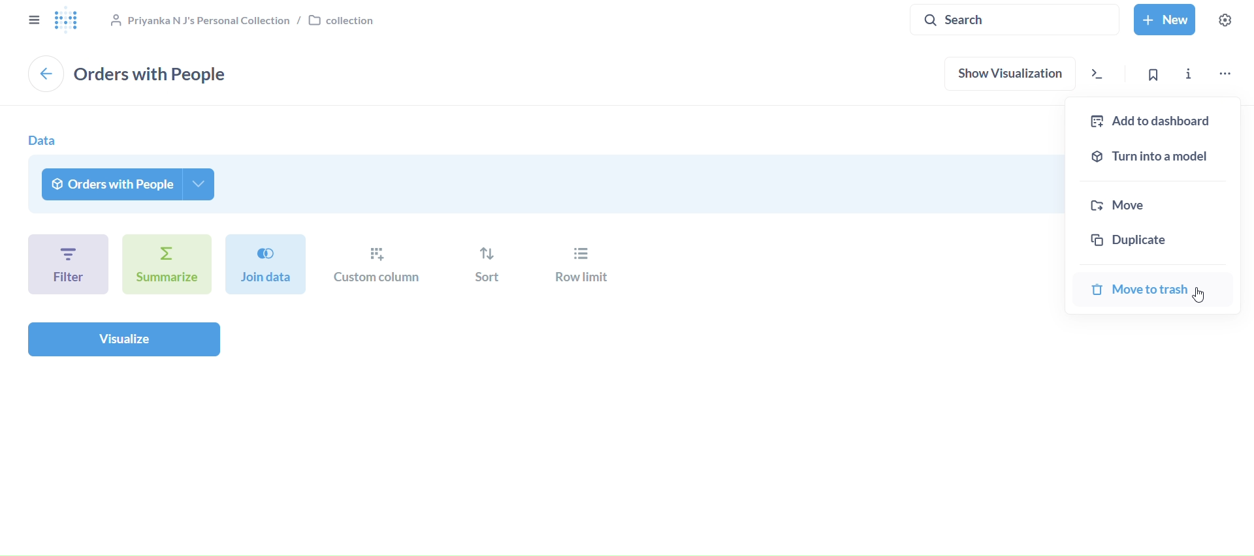  Describe the element at coordinates (1153, 114) in the screenshot. I see `add to dashboard` at that location.